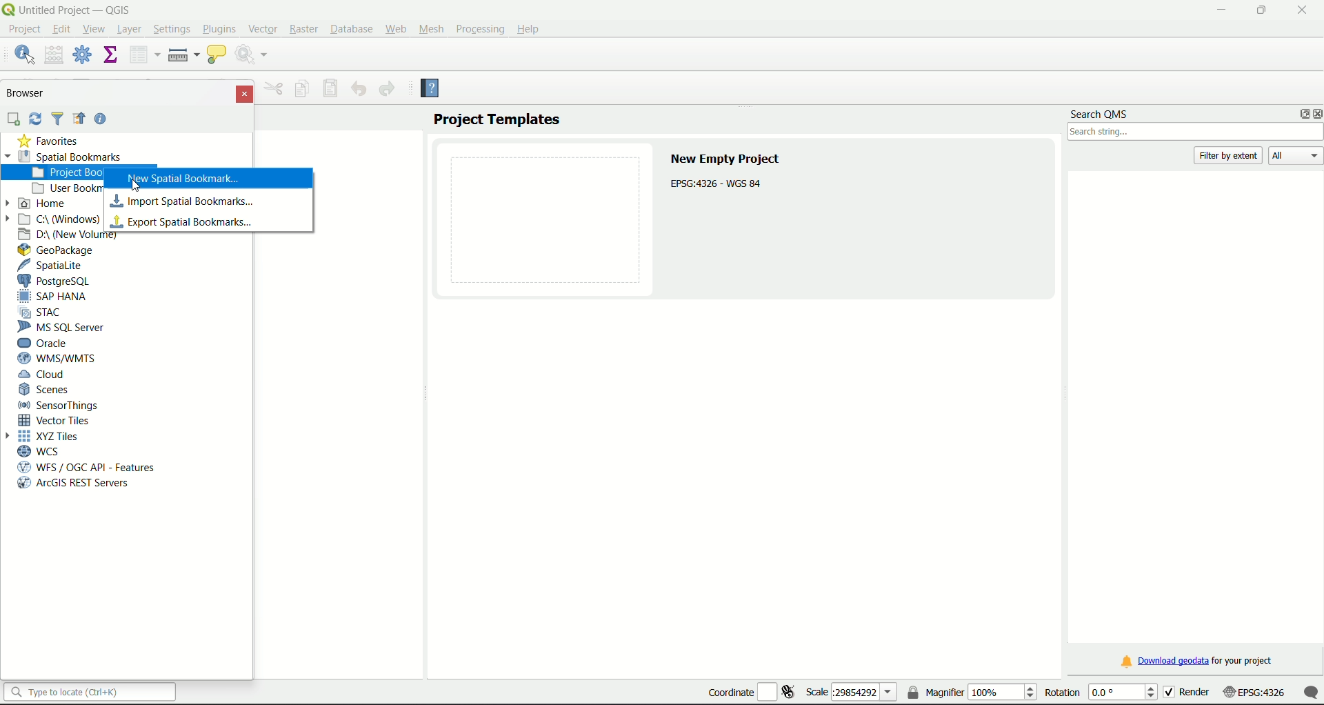 This screenshot has height=705, width=1324. What do you see at coordinates (219, 29) in the screenshot?
I see `Plugins` at bounding box center [219, 29].